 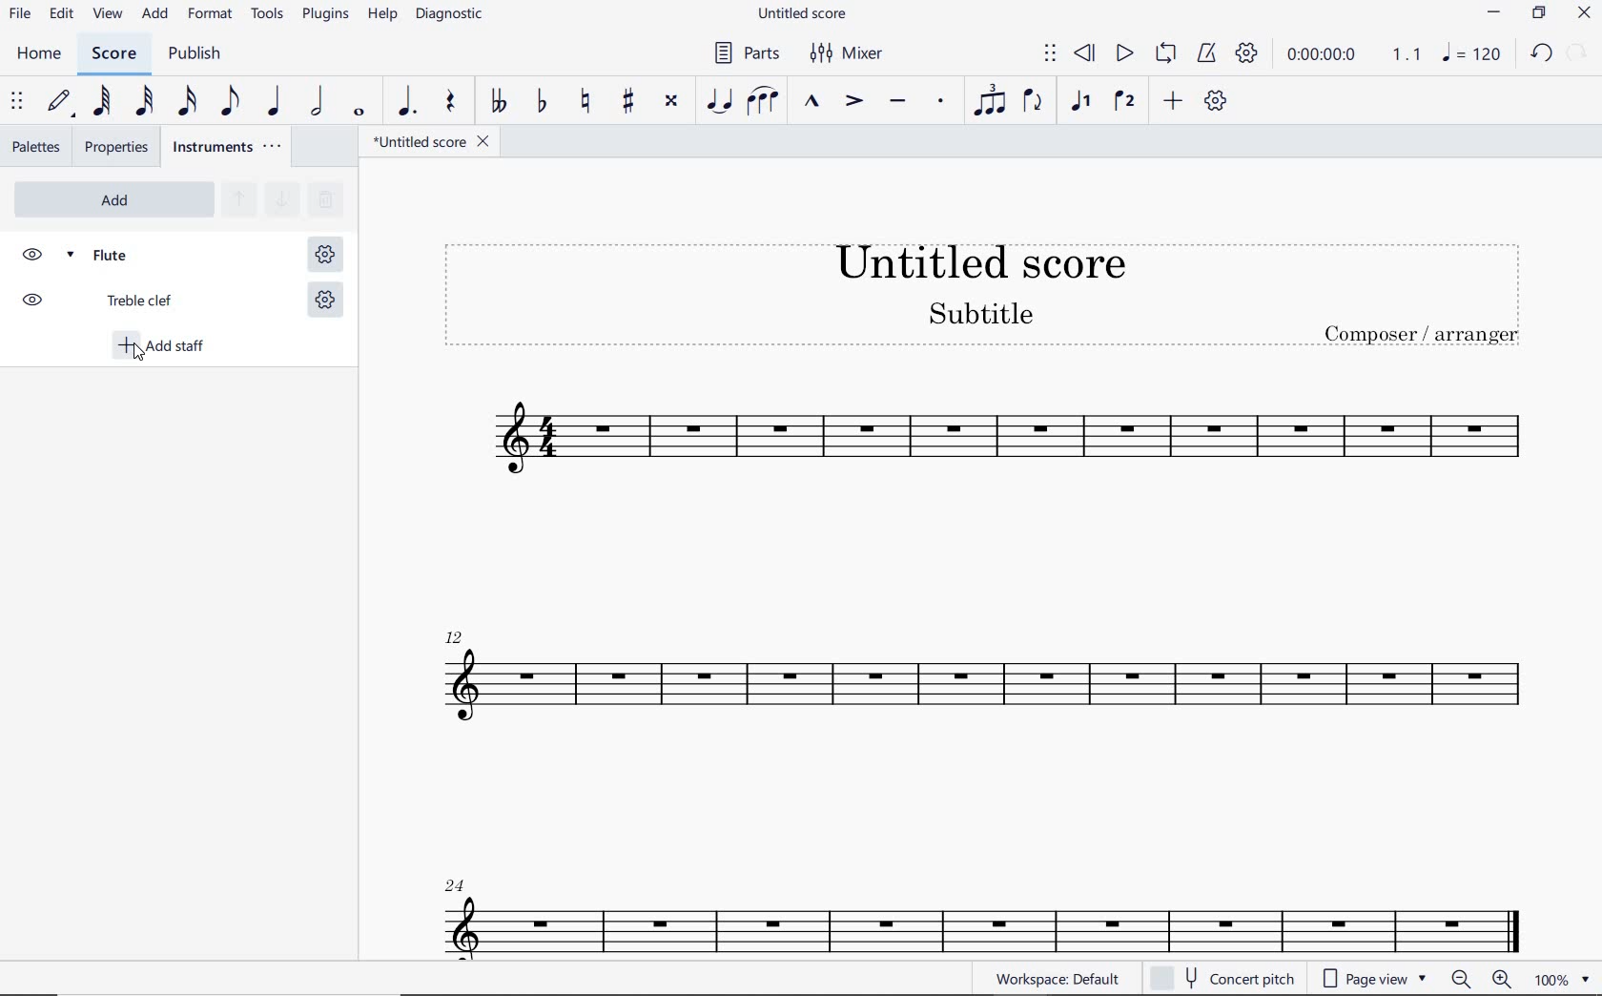 I want to click on PLAYBACK SETTINGS, so click(x=1246, y=54).